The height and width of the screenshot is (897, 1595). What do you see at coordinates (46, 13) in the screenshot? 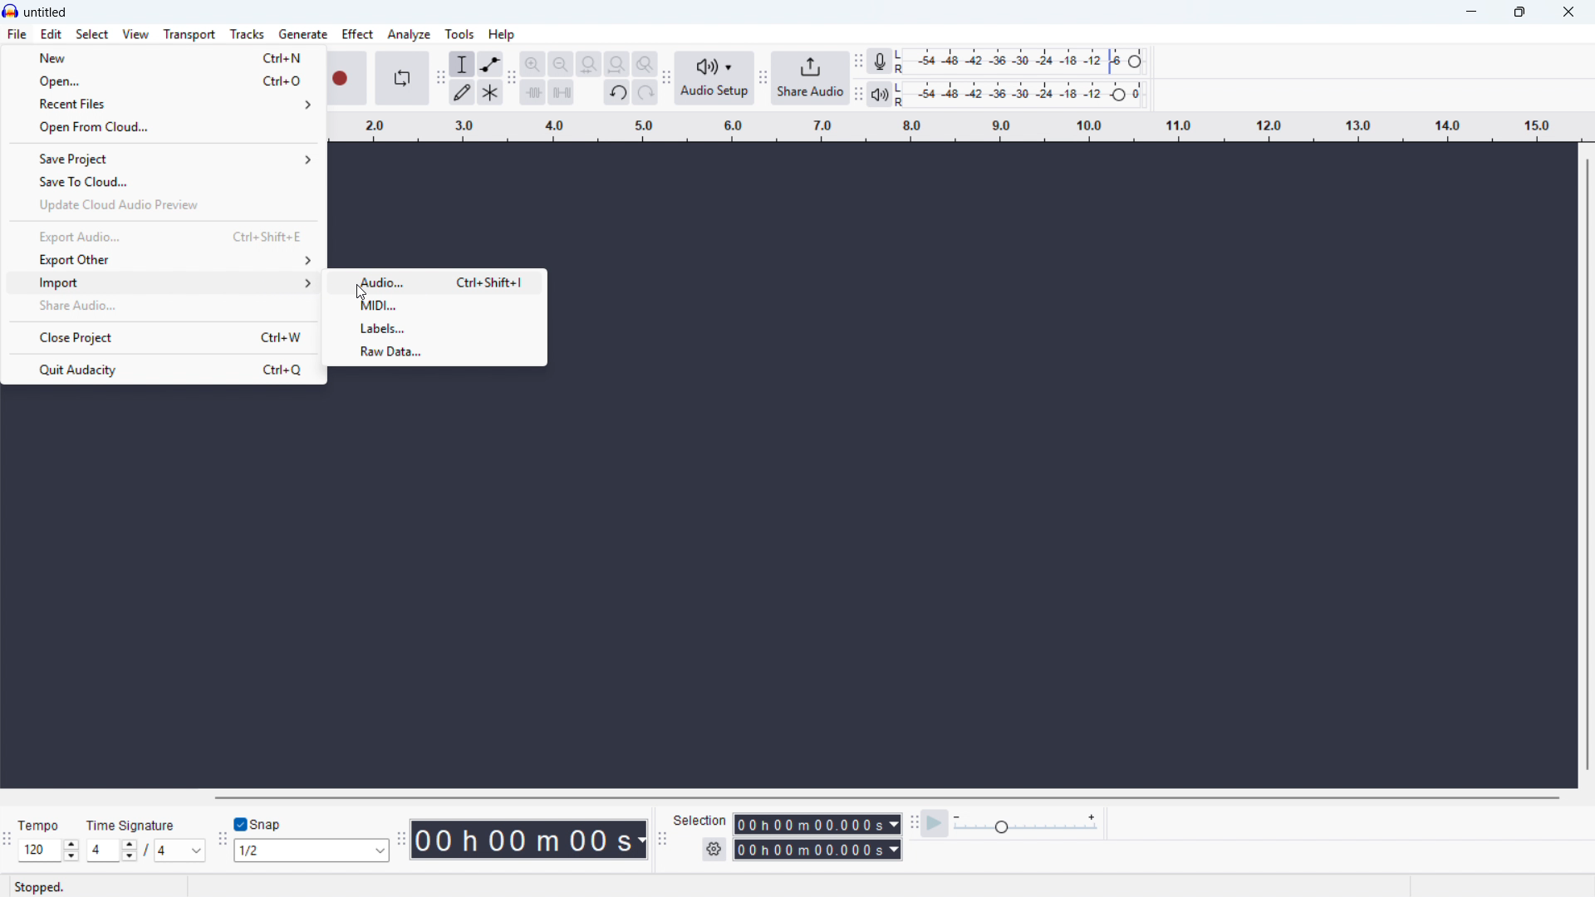
I see `untitled` at bounding box center [46, 13].